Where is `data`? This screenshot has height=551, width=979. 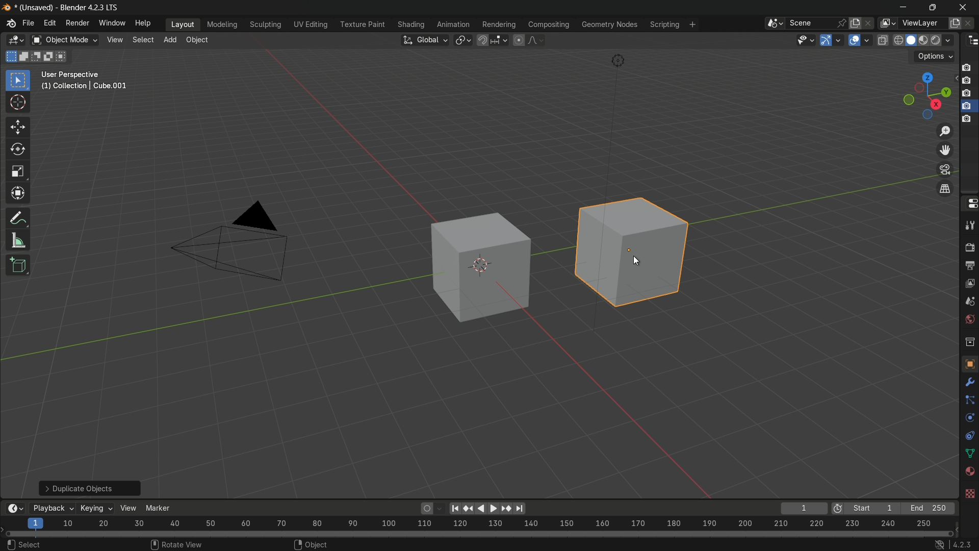
data is located at coordinates (970, 453).